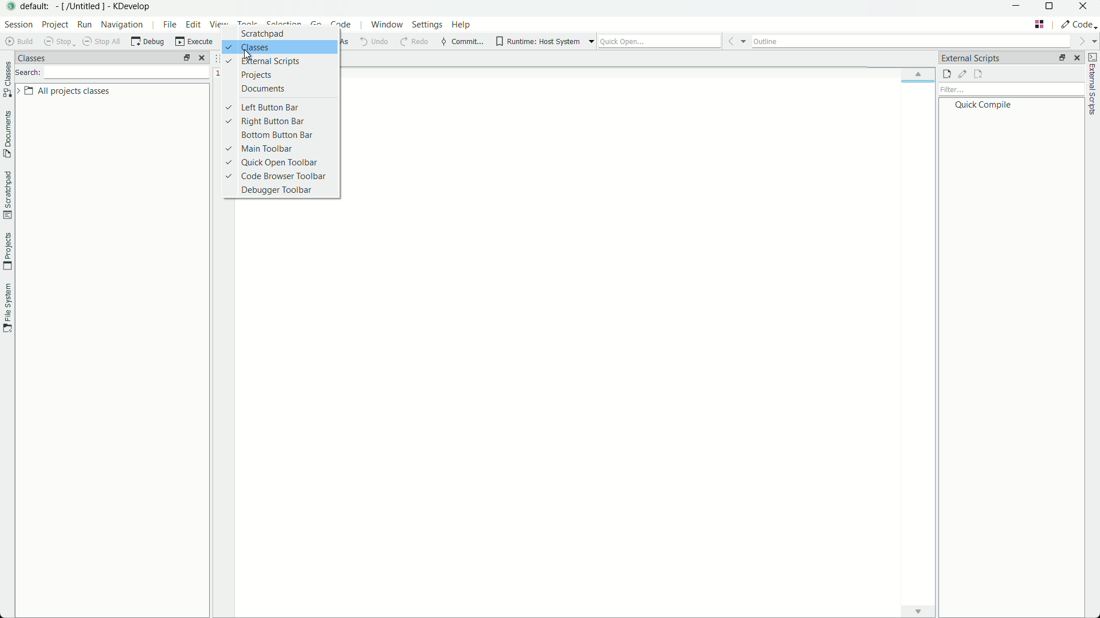 The height and width of the screenshot is (618, 1100). I want to click on main toolbar, so click(276, 149).